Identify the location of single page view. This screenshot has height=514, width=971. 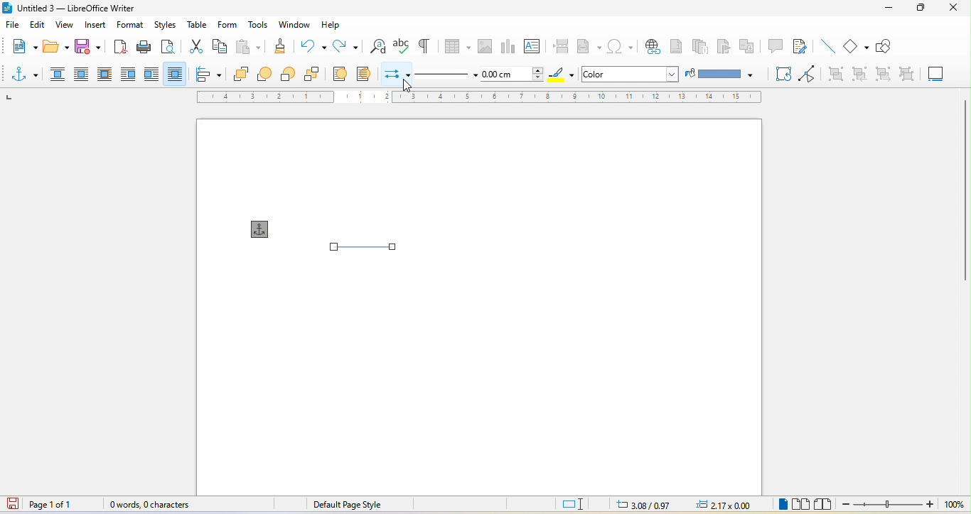
(780, 505).